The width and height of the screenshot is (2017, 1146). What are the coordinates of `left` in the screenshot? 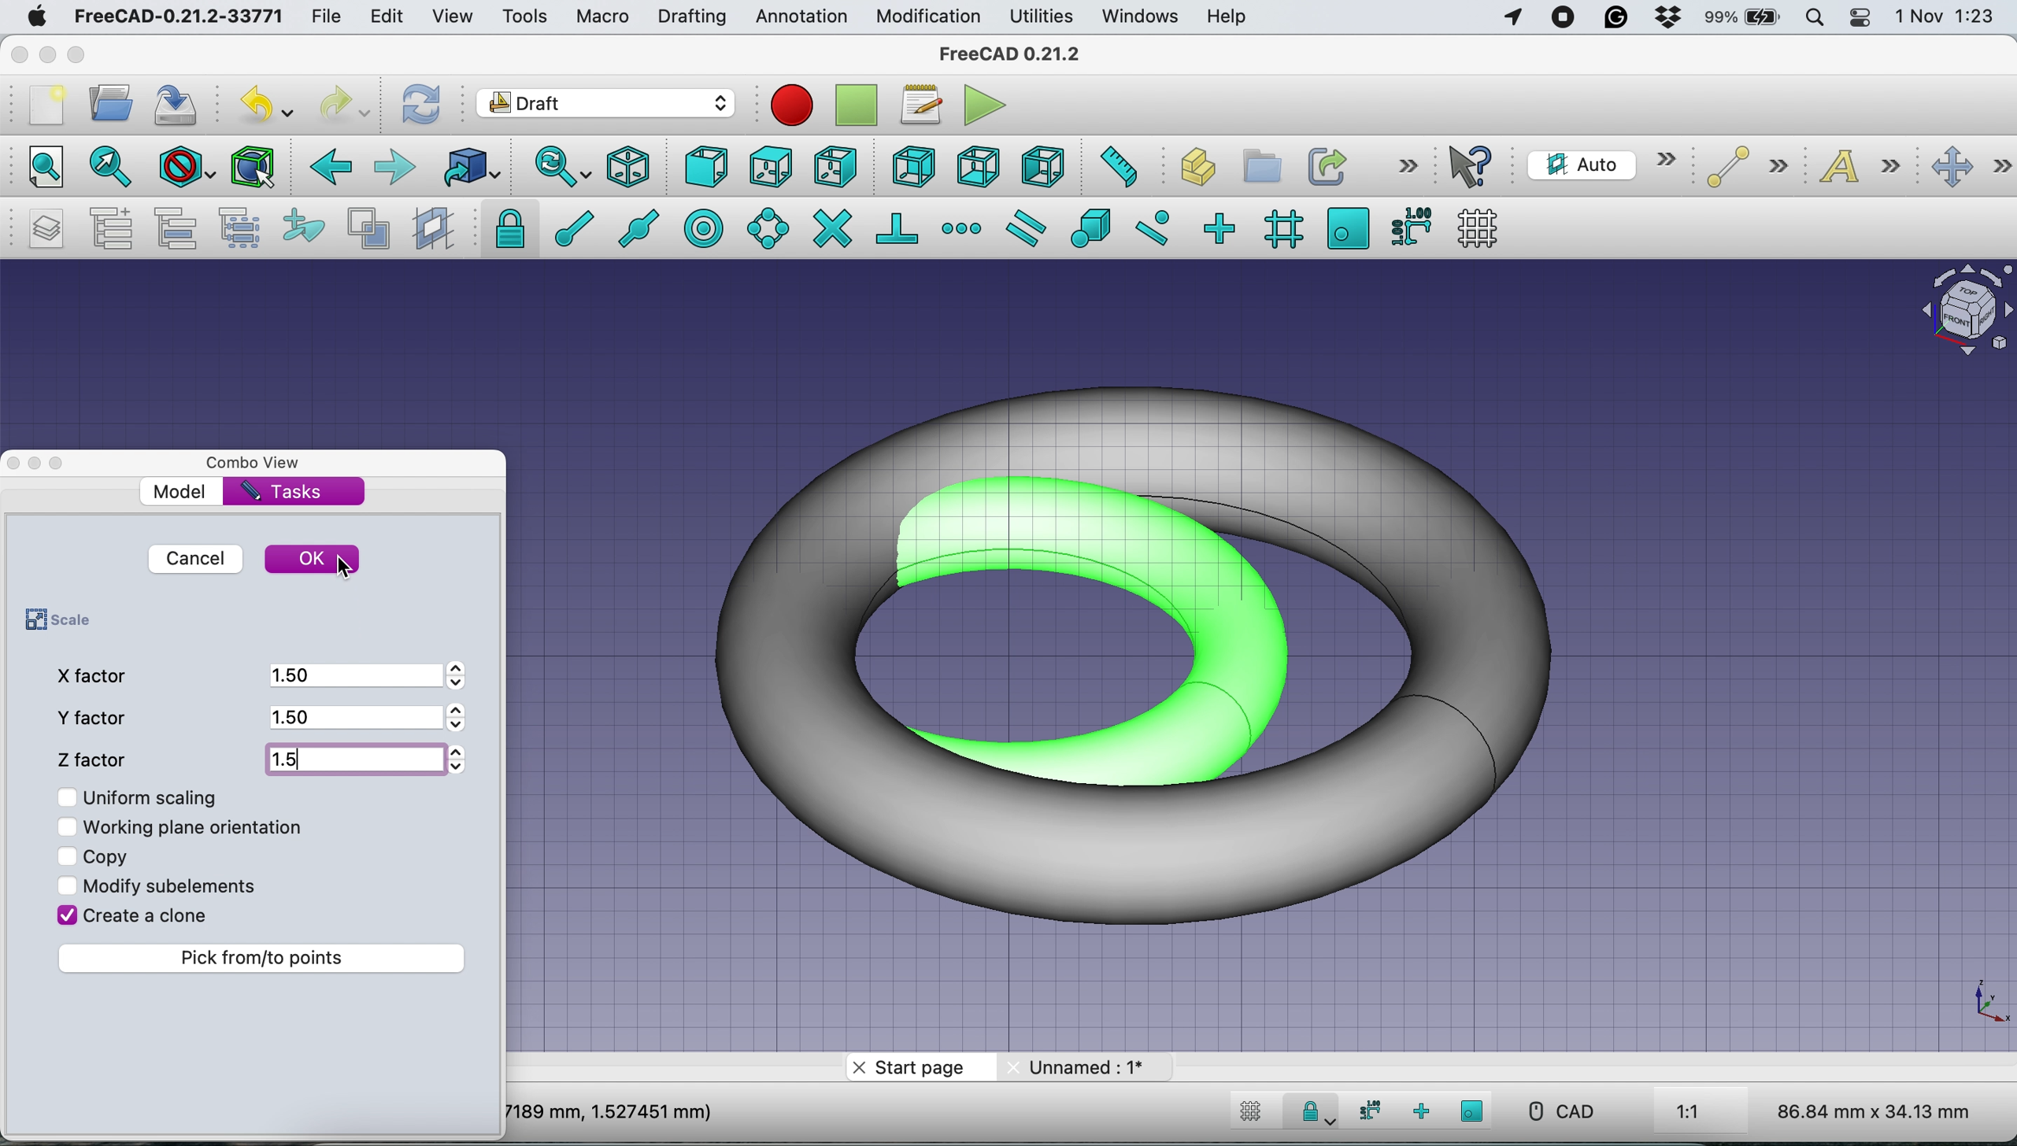 It's located at (1039, 164).